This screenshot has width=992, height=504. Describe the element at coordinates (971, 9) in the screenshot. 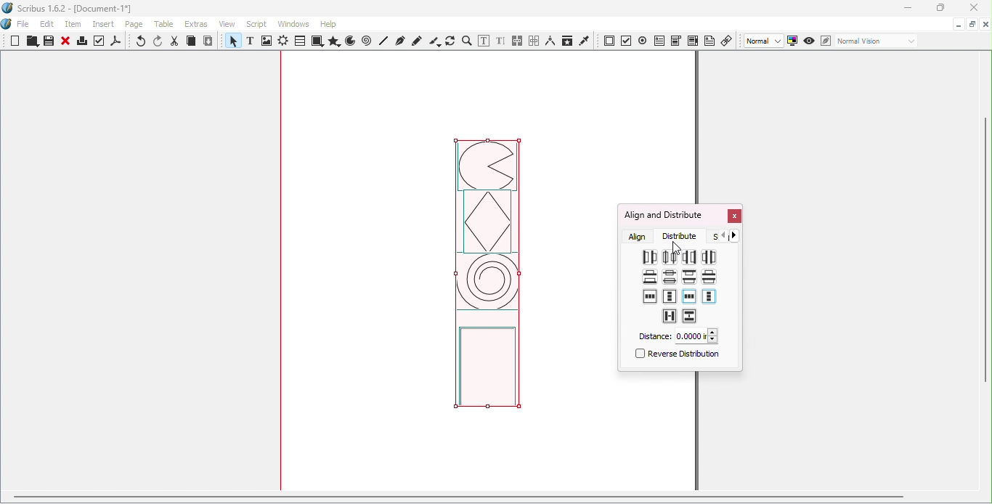

I see `Close` at that location.